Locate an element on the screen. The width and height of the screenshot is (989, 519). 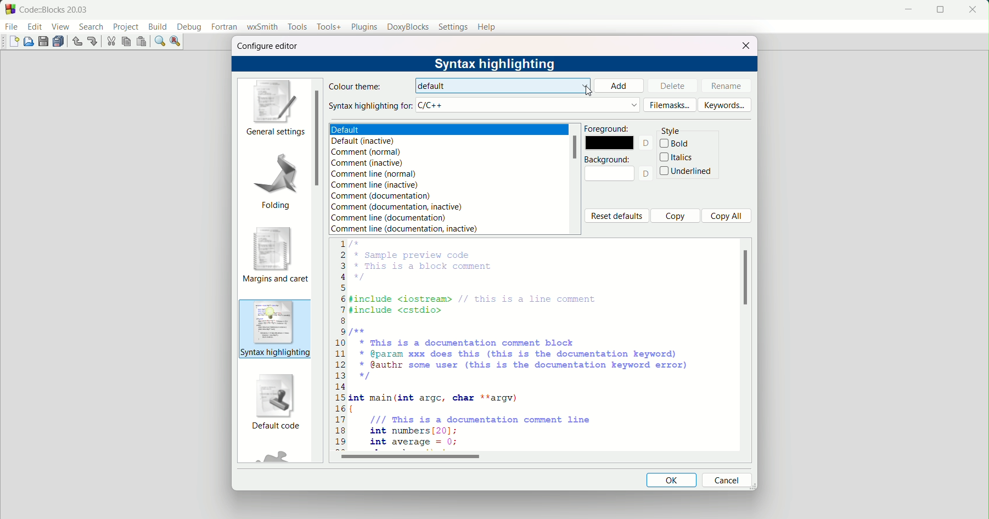
save all is located at coordinates (59, 42).